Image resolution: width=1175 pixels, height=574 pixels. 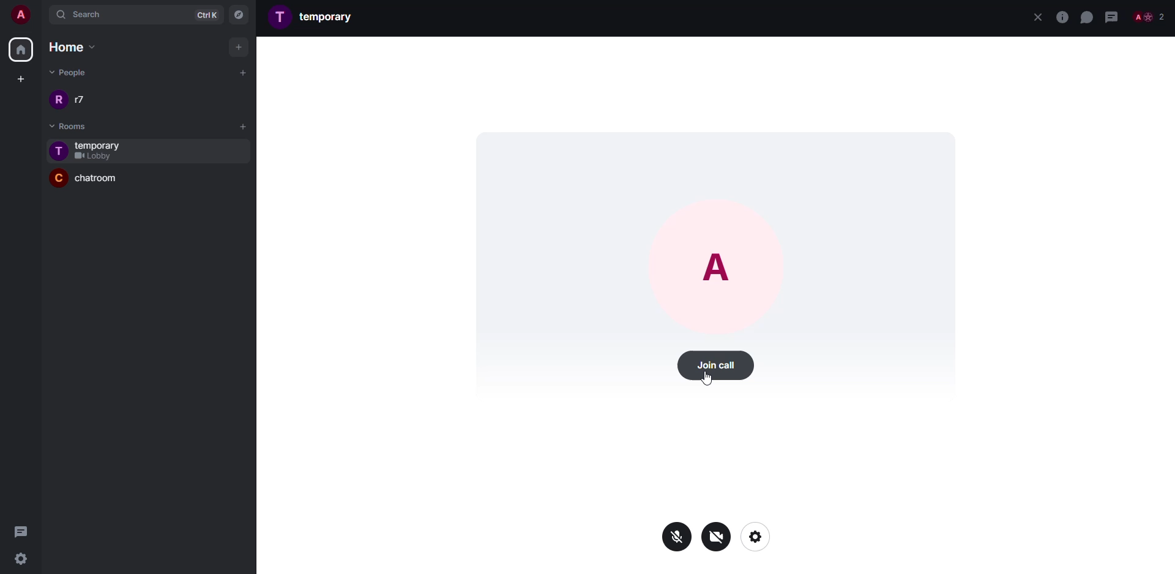 I want to click on room, so click(x=105, y=181).